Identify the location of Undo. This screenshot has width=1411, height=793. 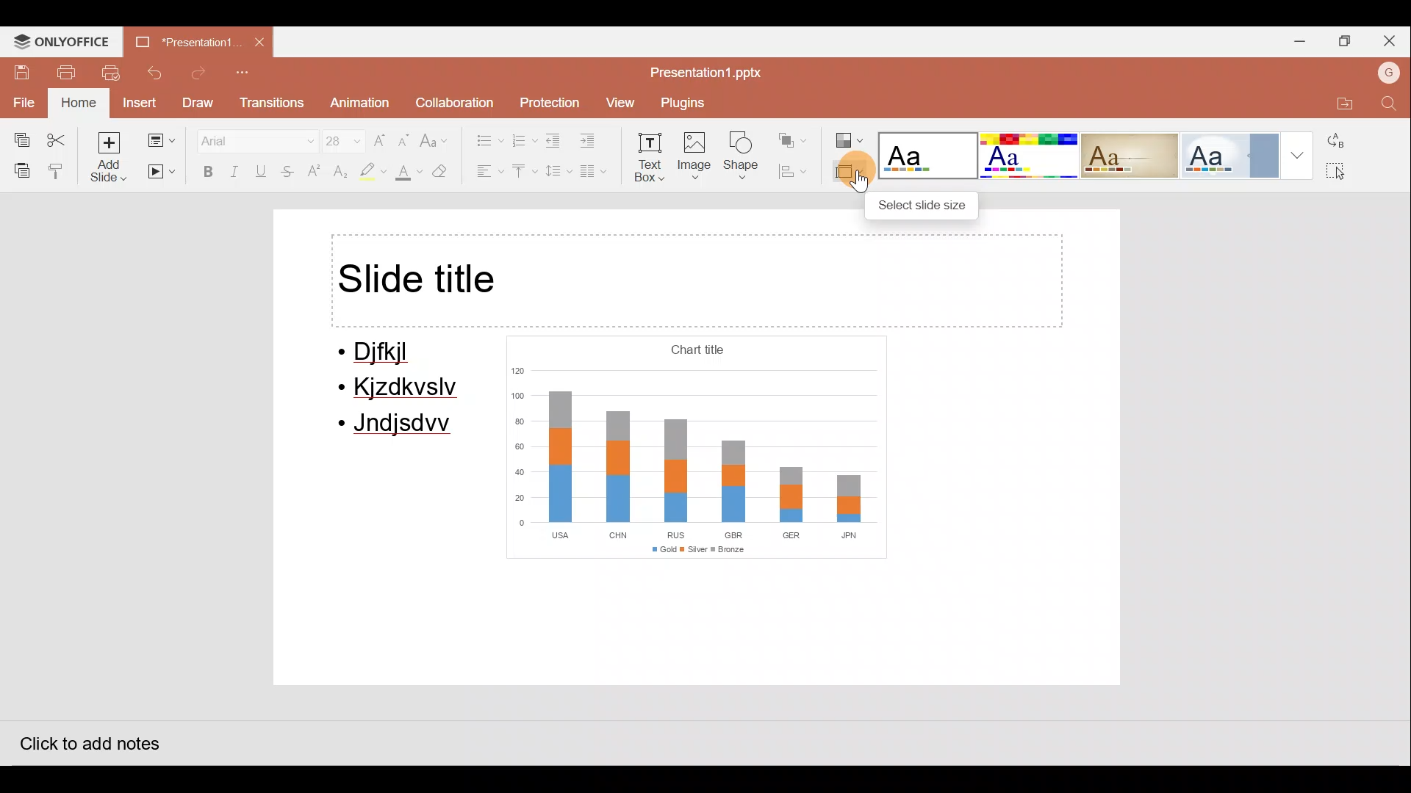
(157, 73).